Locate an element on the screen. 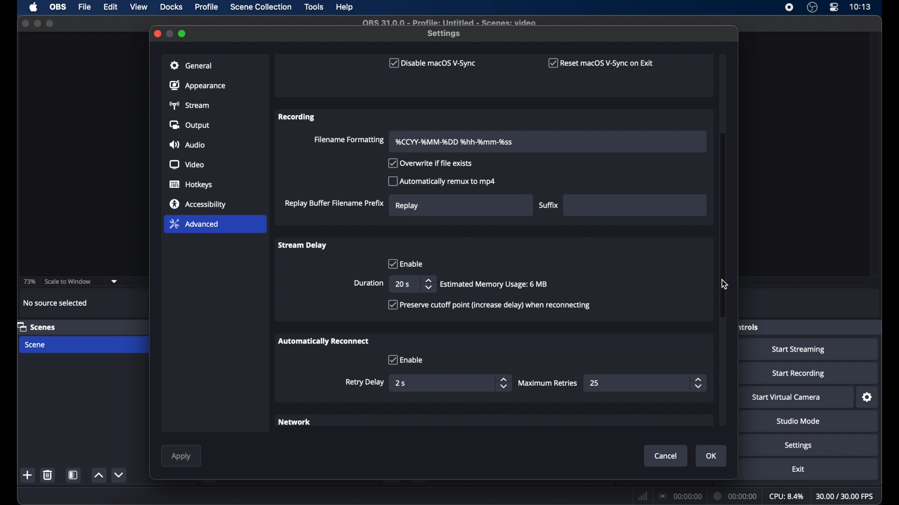  stepper buttons is located at coordinates (428, 284).